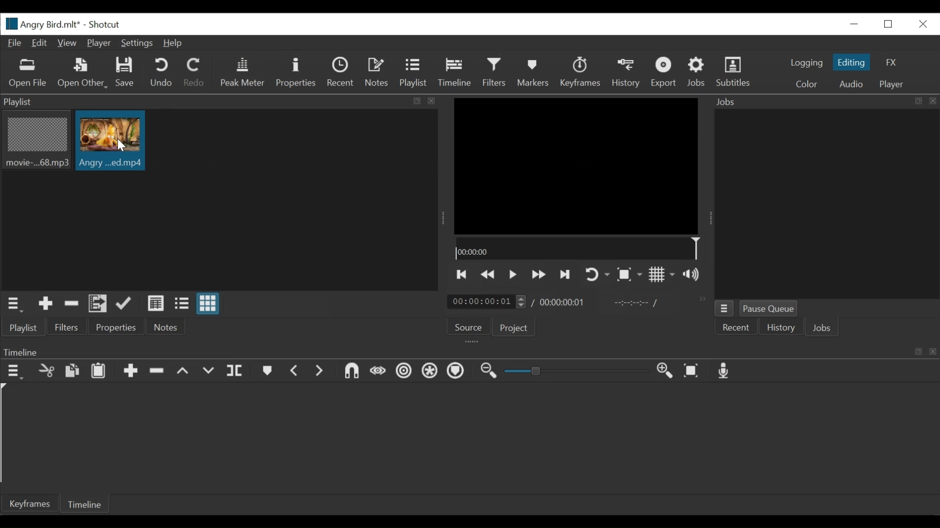 The image size is (940, 528). Describe the element at coordinates (920, 23) in the screenshot. I see `Close` at that location.